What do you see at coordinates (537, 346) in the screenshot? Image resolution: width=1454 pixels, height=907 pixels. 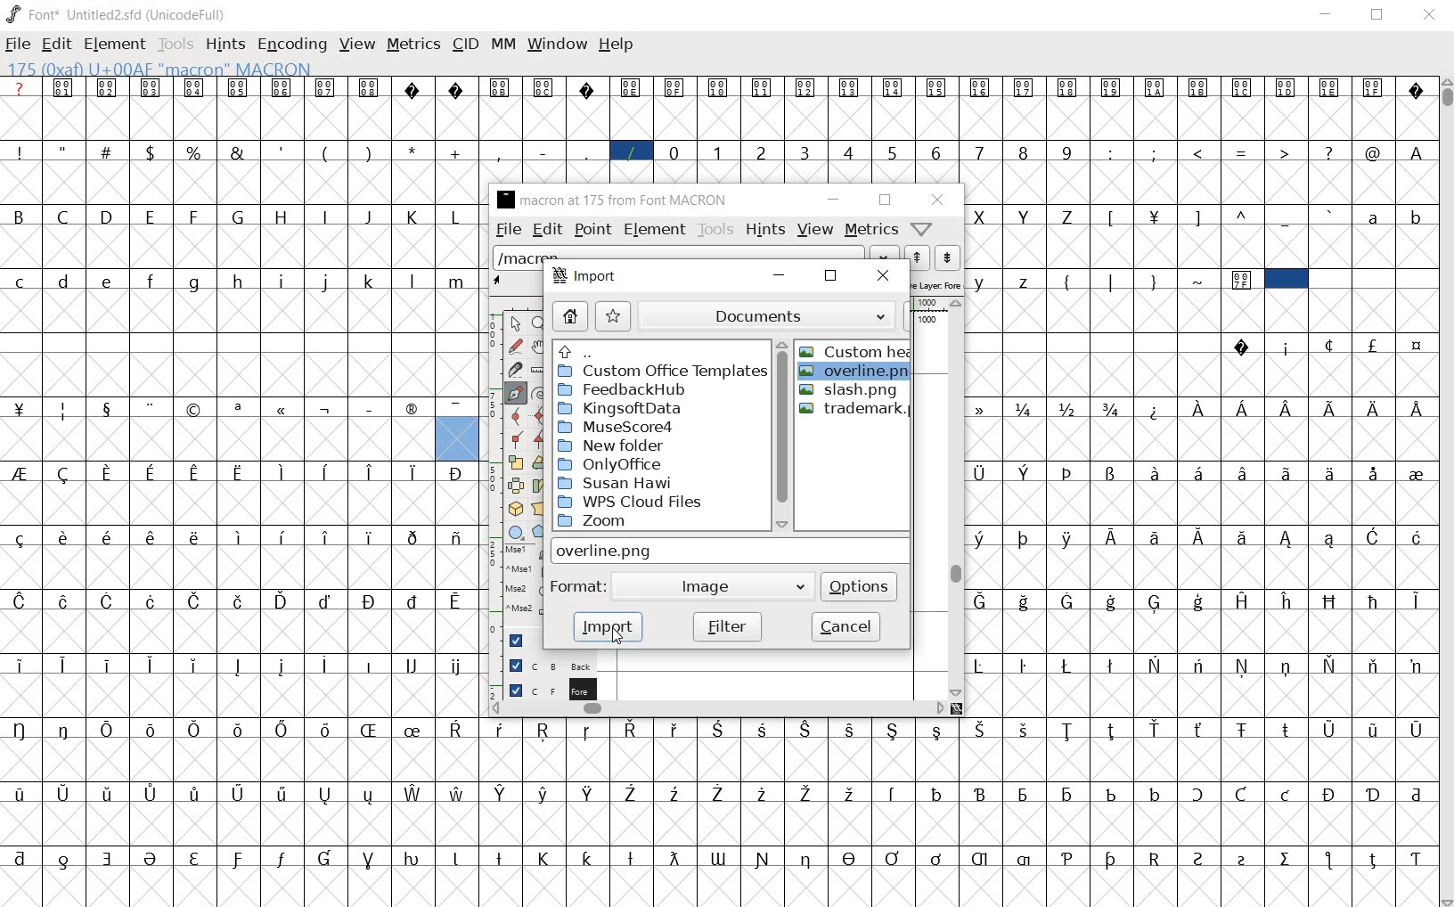 I see `pan` at bounding box center [537, 346].